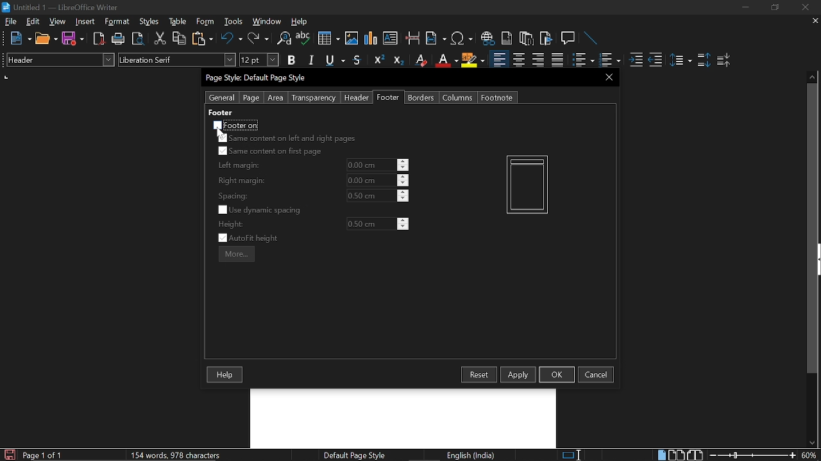  I want to click on Text style, so click(178, 60).